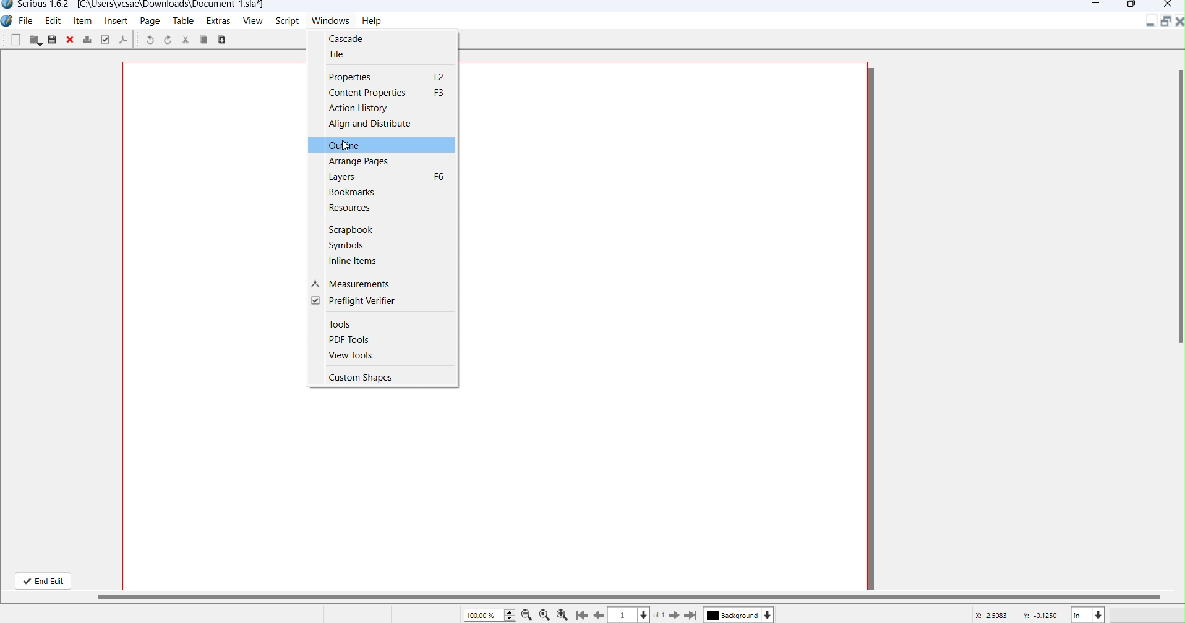 The image size is (1185, 623). I want to click on Scribus, so click(7, 23).